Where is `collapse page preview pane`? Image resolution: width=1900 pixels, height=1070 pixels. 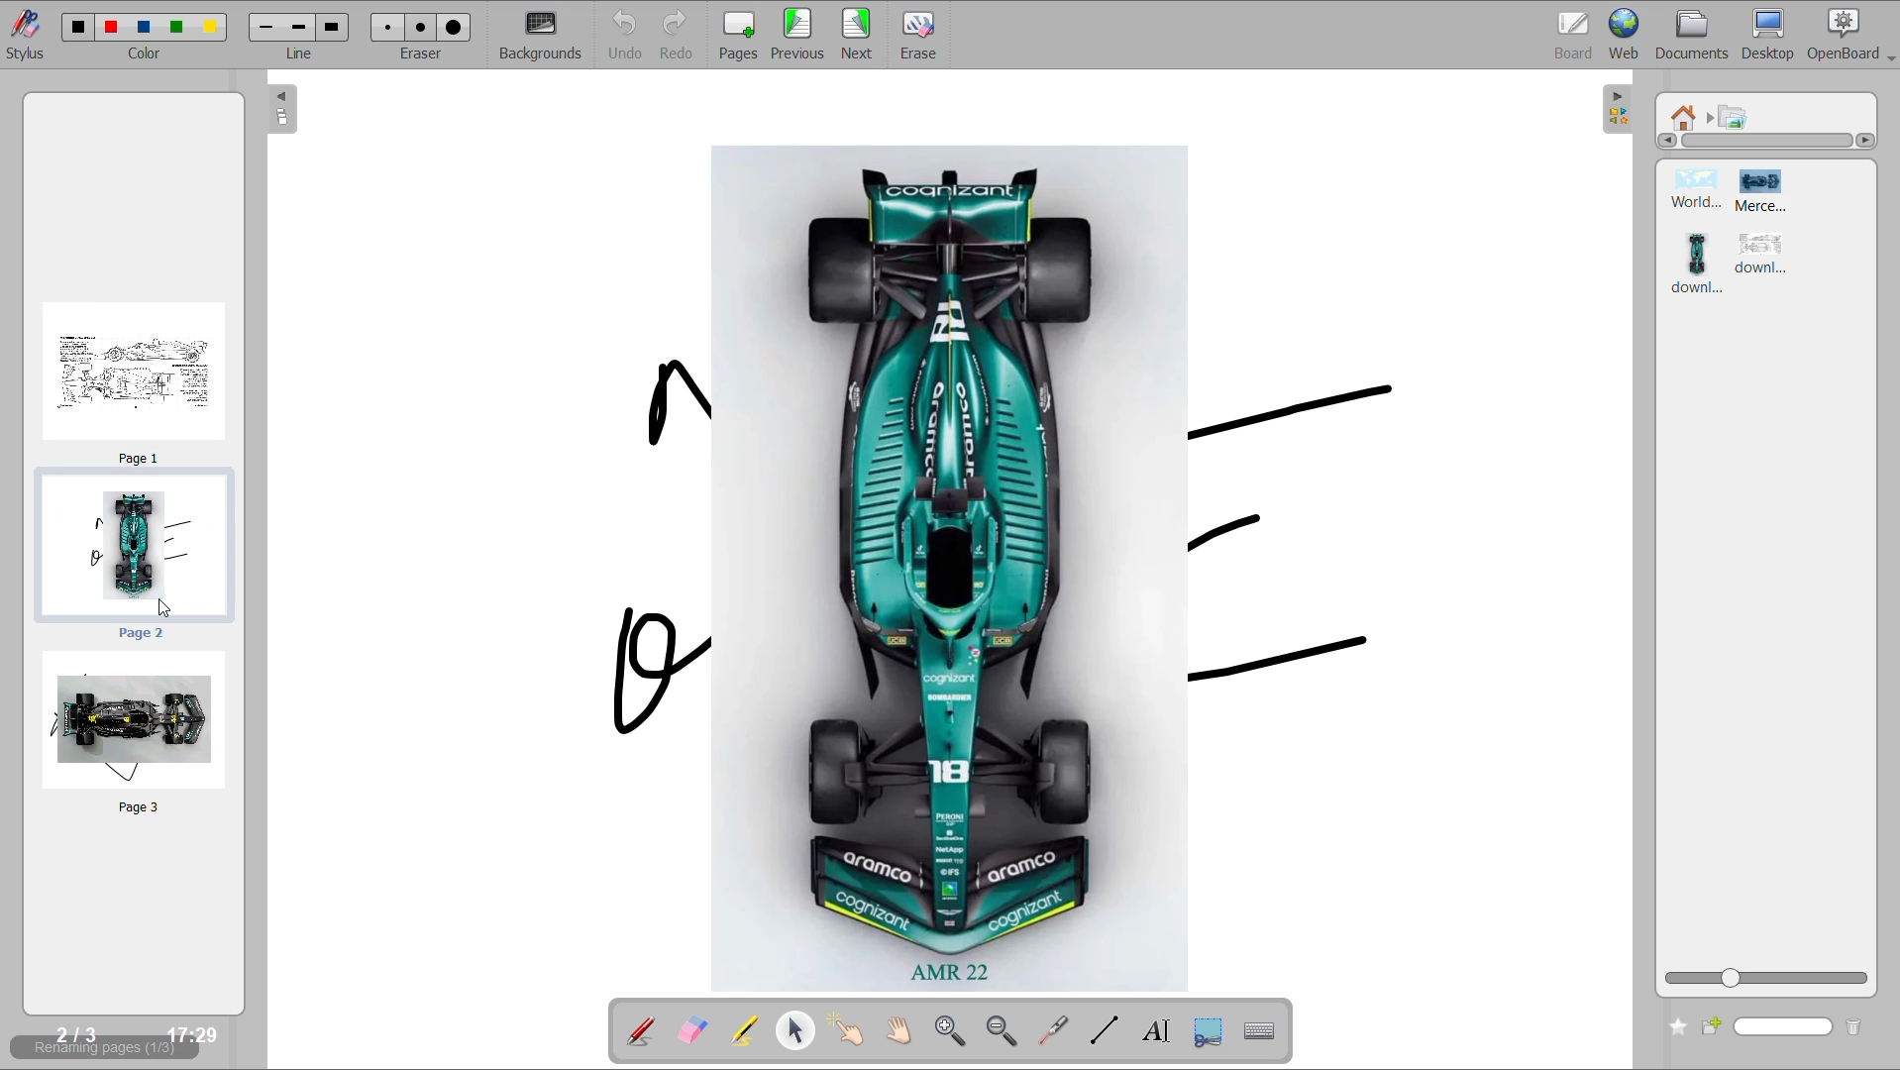
collapse page preview pane is located at coordinates (282, 111).